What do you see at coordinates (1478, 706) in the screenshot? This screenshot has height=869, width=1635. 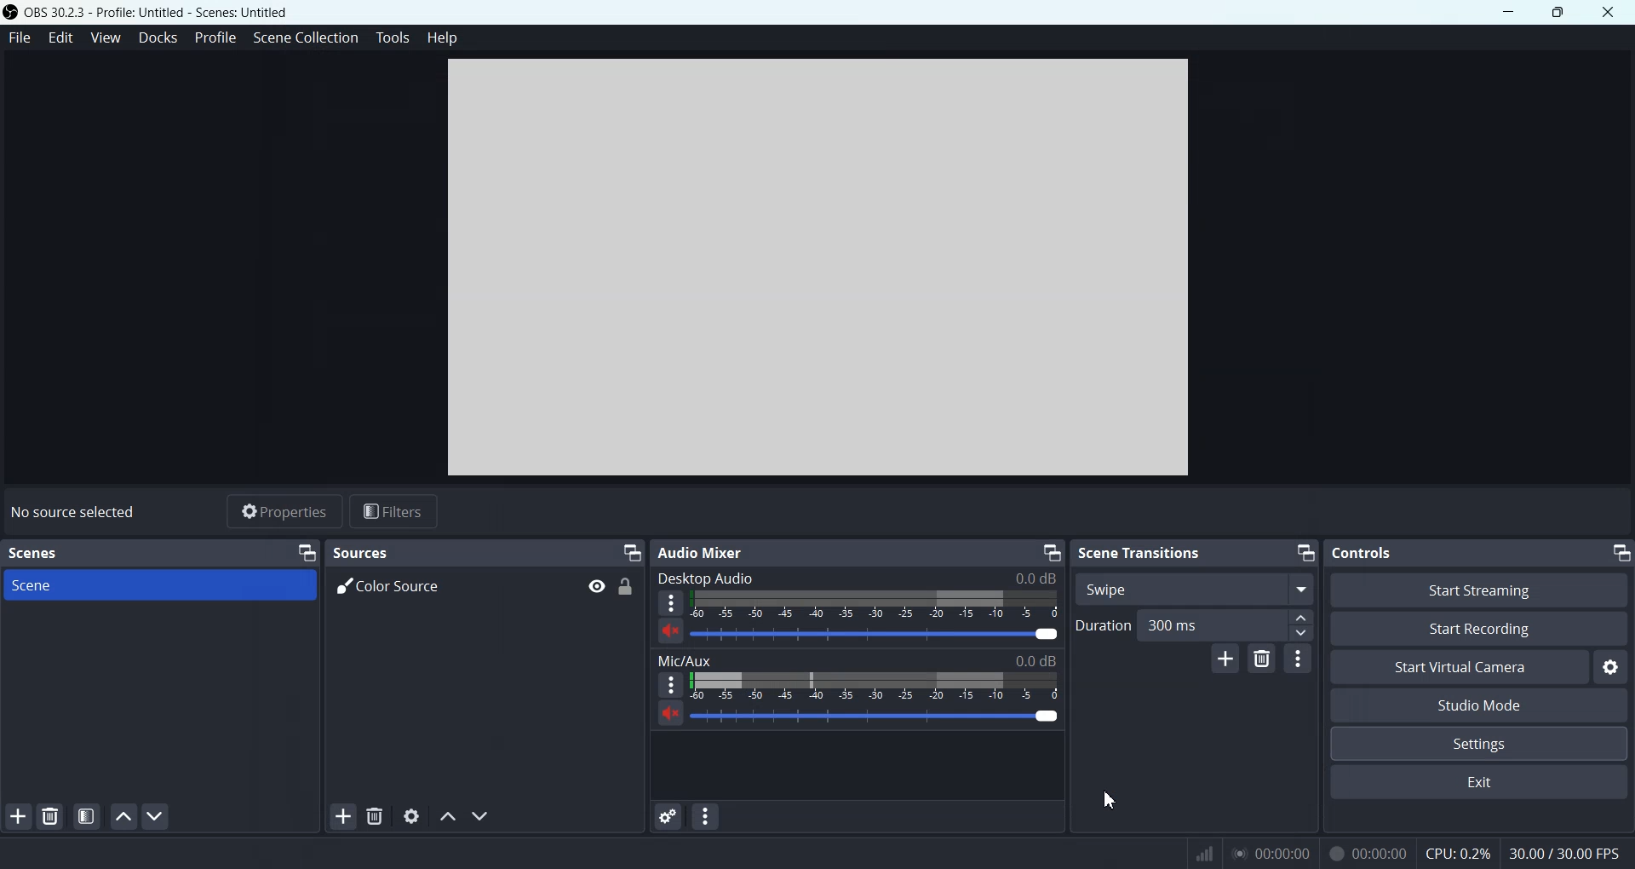 I see `Studio Mode` at bounding box center [1478, 706].